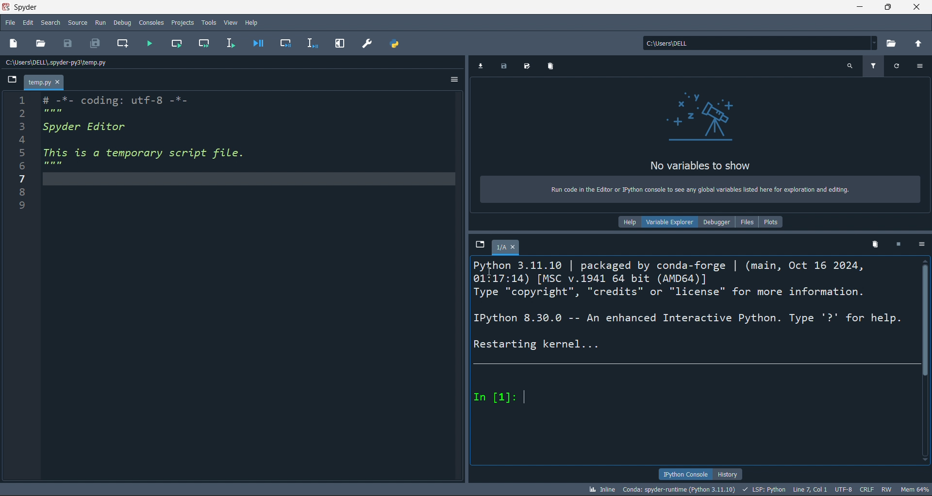  I want to click on debug file, so click(259, 44).